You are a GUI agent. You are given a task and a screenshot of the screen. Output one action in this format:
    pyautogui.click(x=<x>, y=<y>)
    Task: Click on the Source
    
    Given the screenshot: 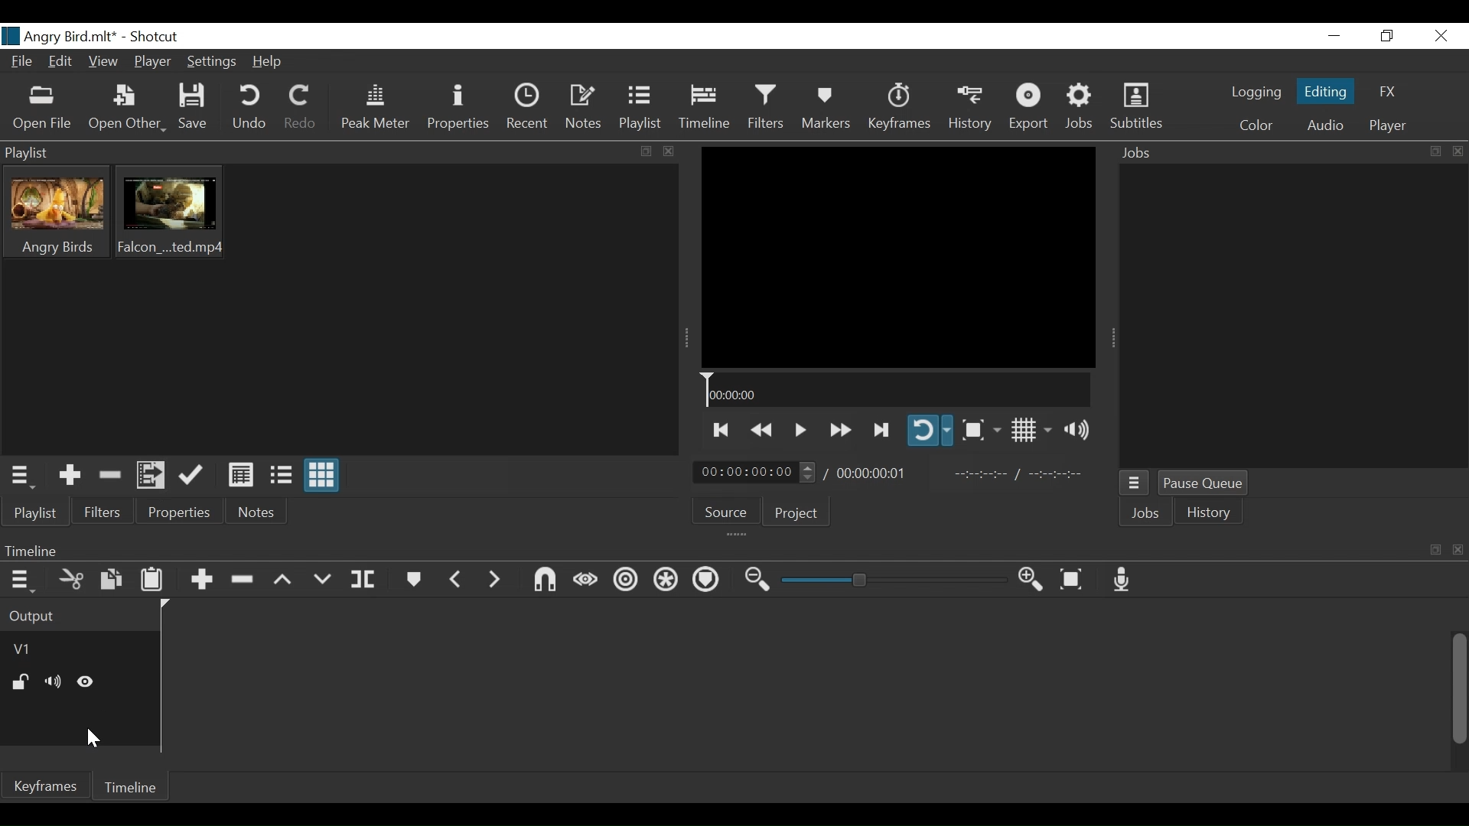 What is the action you would take?
    pyautogui.click(x=725, y=509)
    